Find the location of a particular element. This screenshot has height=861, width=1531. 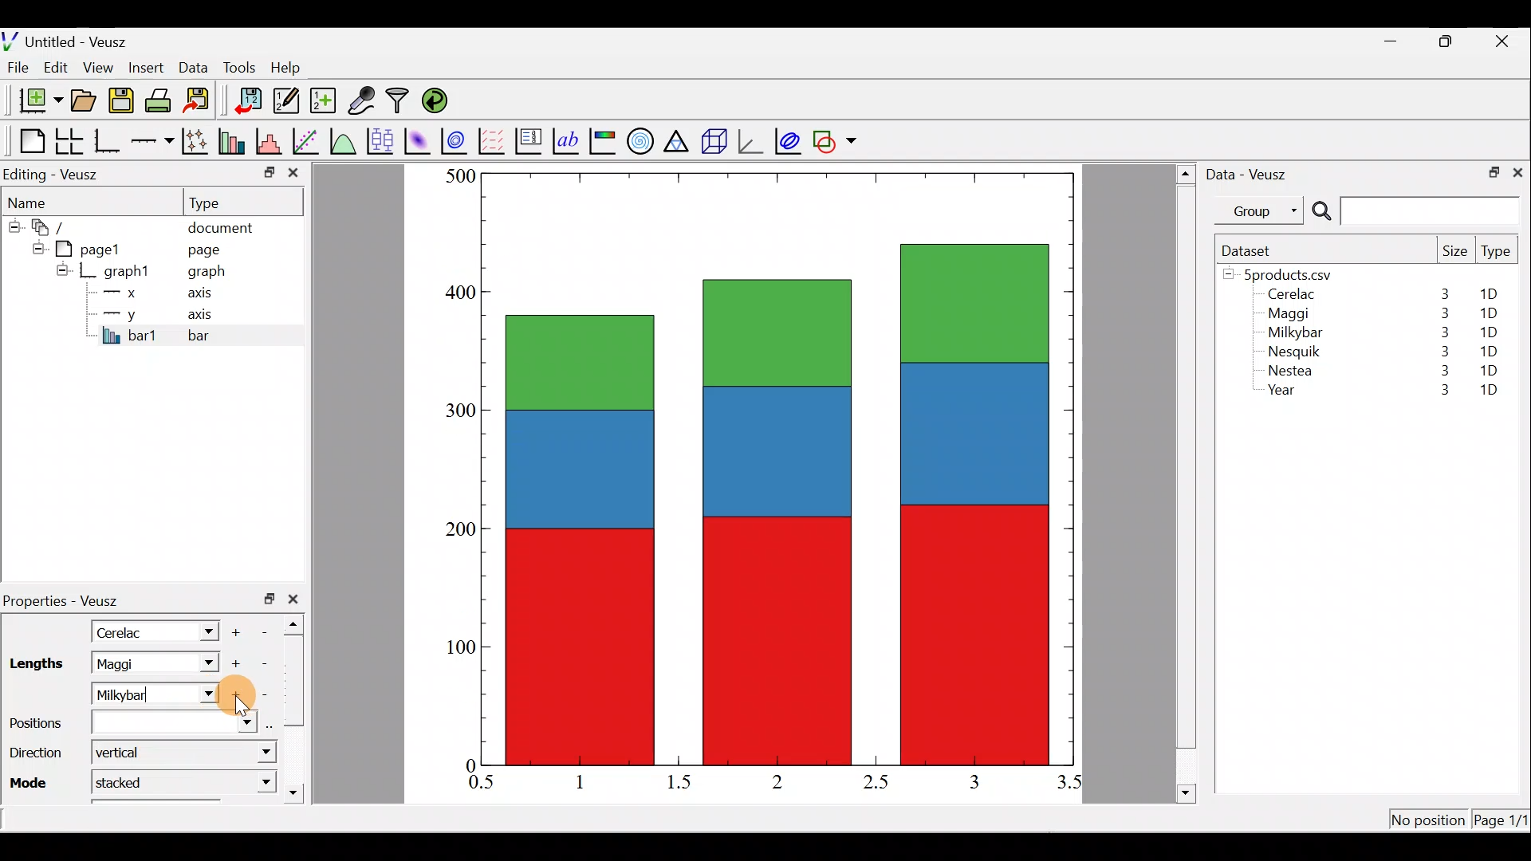

3 is located at coordinates (1441, 373).